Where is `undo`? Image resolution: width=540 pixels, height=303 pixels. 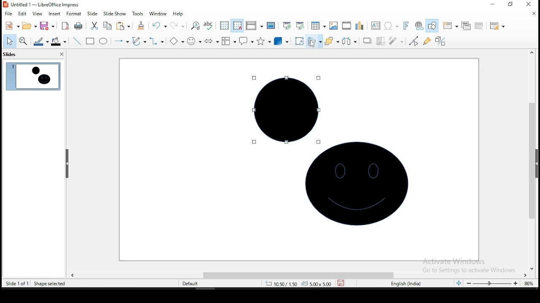
undo is located at coordinates (159, 26).